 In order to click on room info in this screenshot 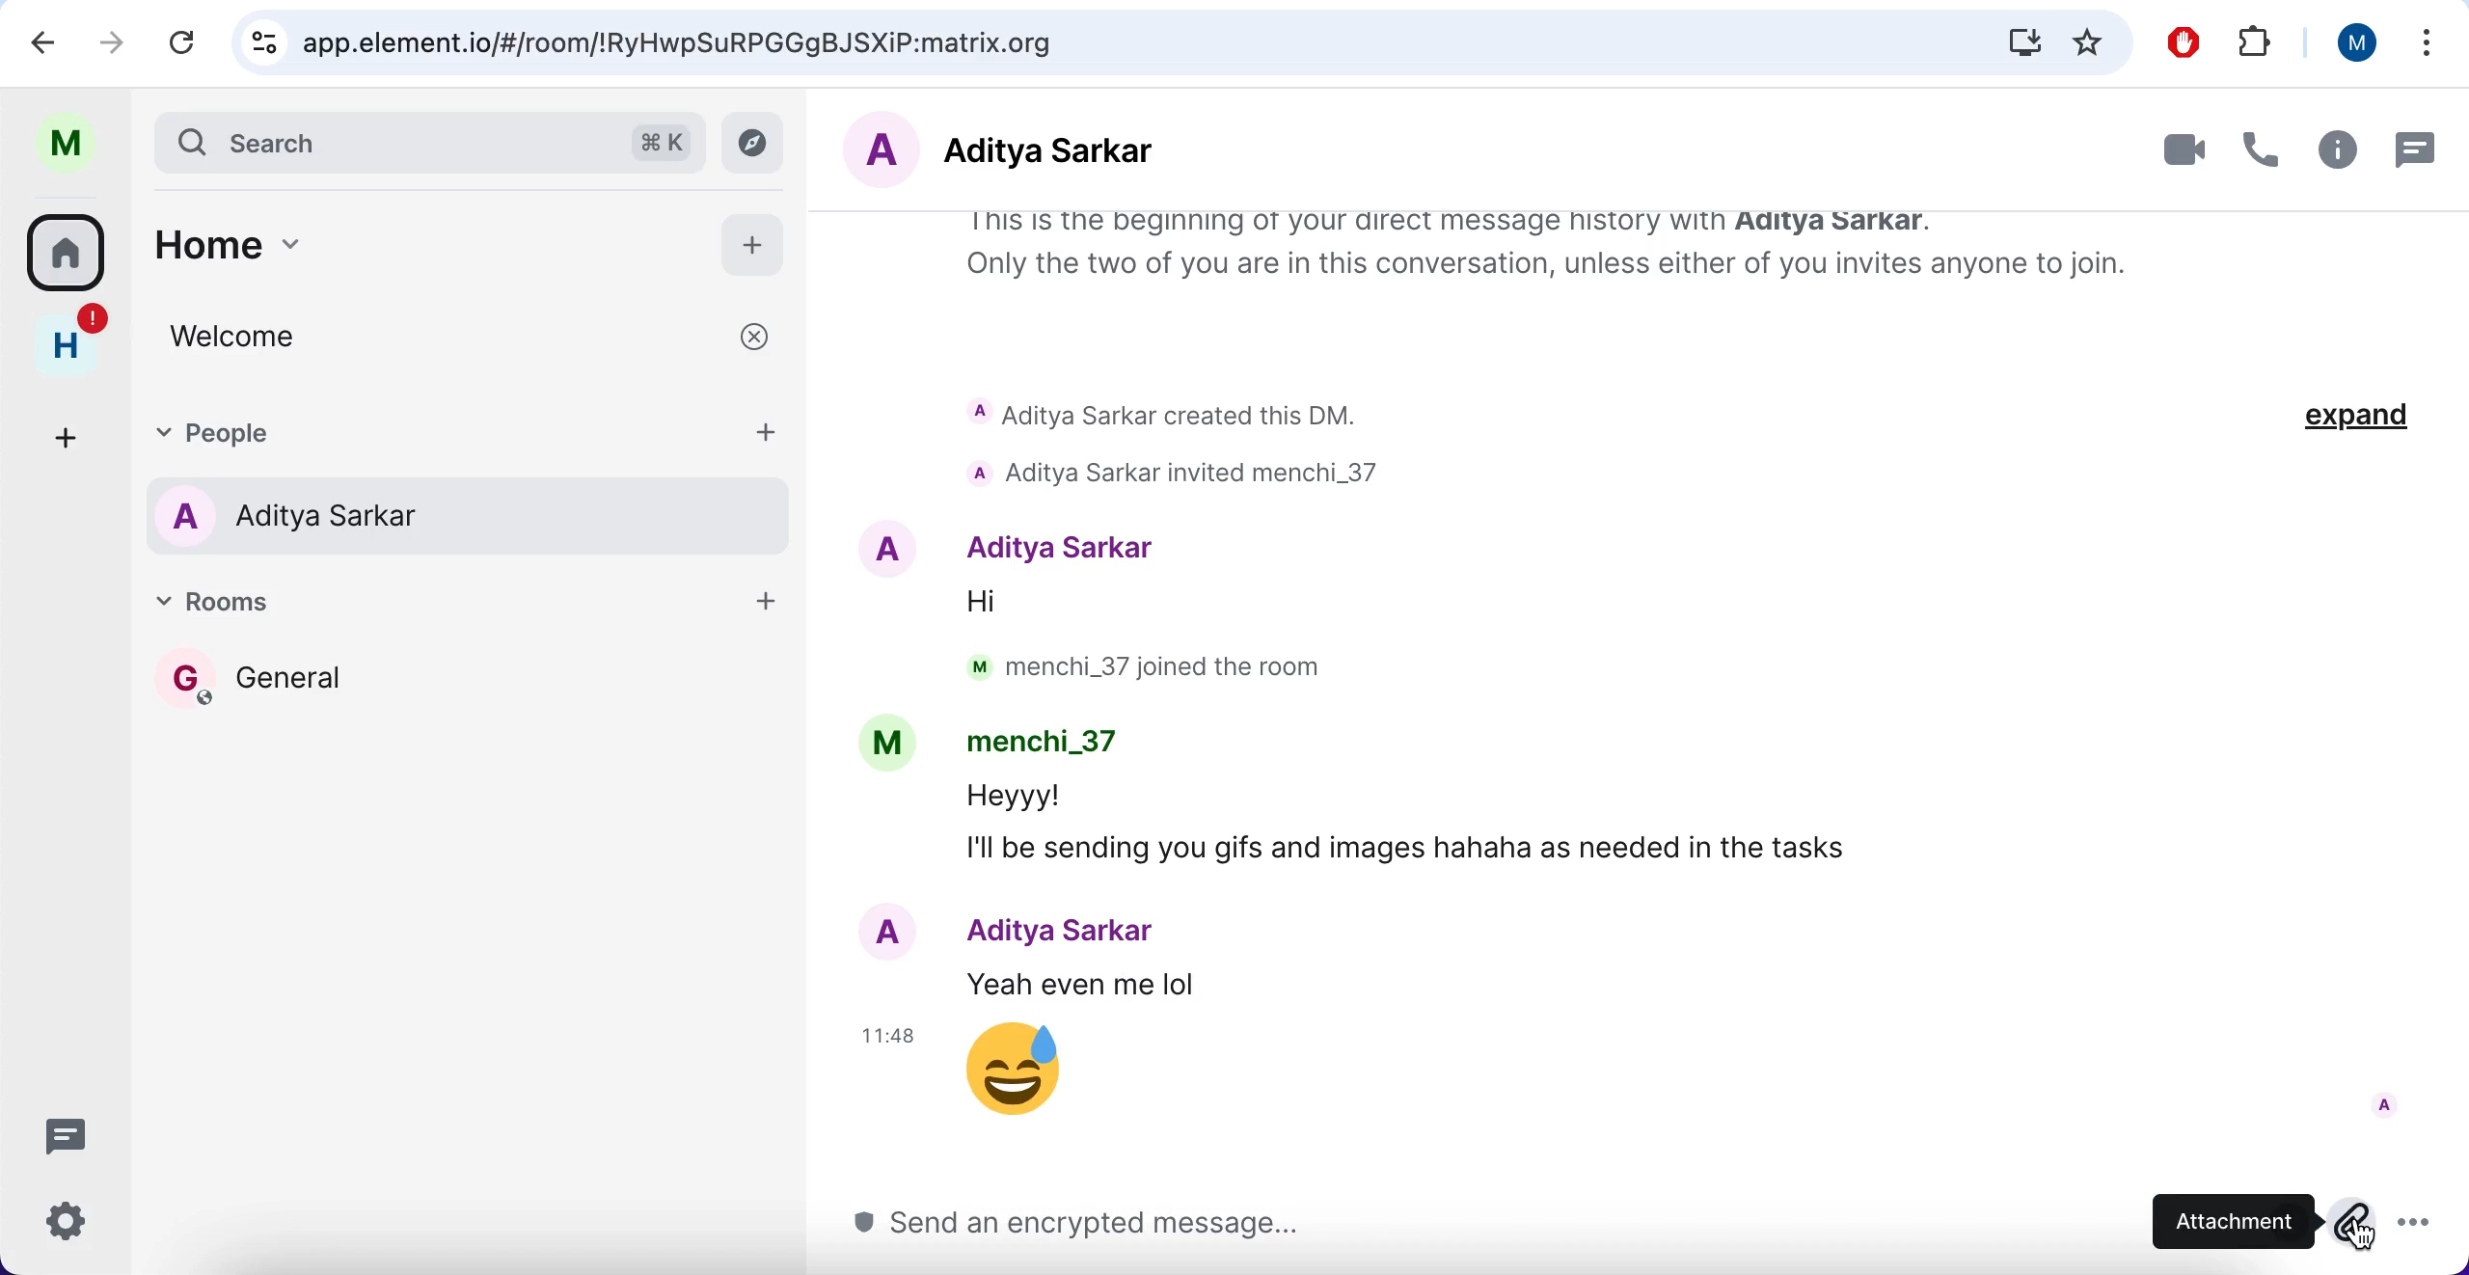, I will do `click(2333, 154)`.